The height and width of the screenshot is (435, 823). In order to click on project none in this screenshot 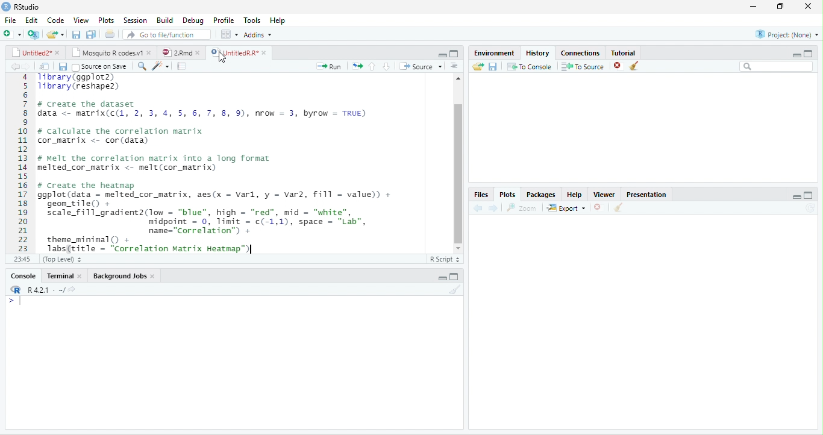, I will do `click(780, 35)`.